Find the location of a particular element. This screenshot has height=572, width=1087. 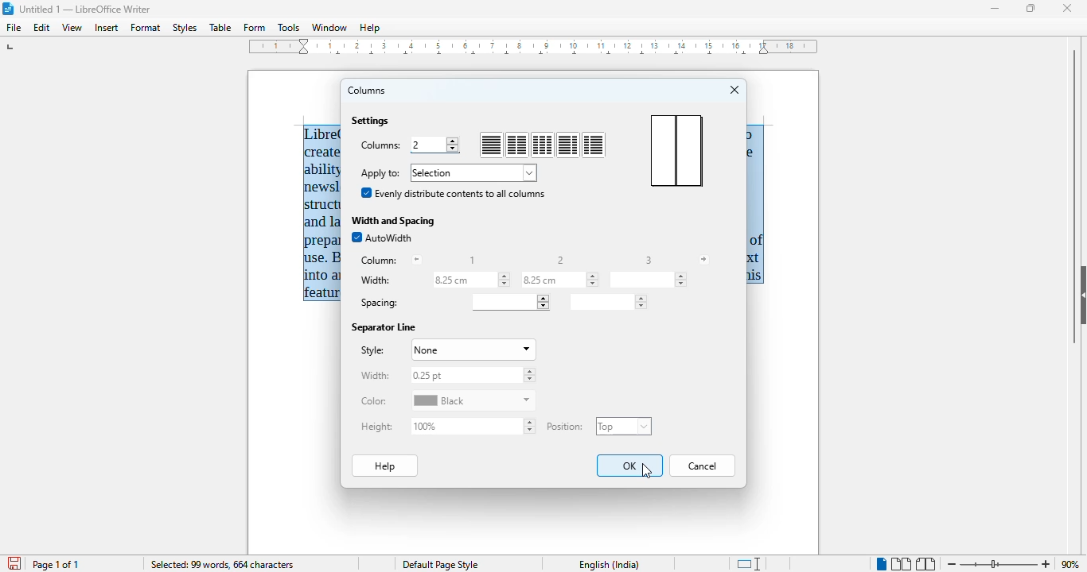

zoom out is located at coordinates (953, 563).